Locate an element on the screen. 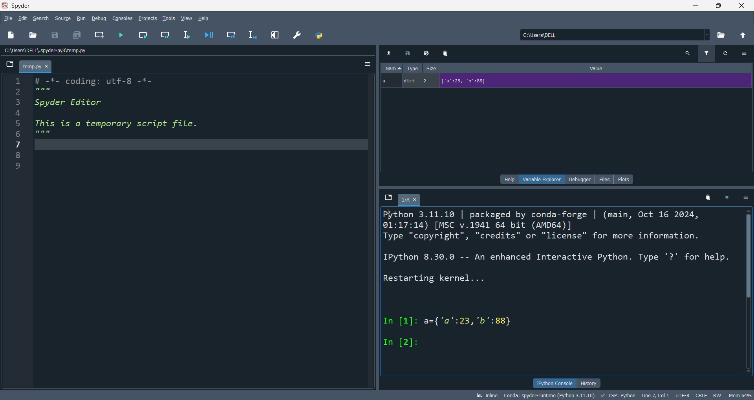  help is located at coordinates (509, 180).